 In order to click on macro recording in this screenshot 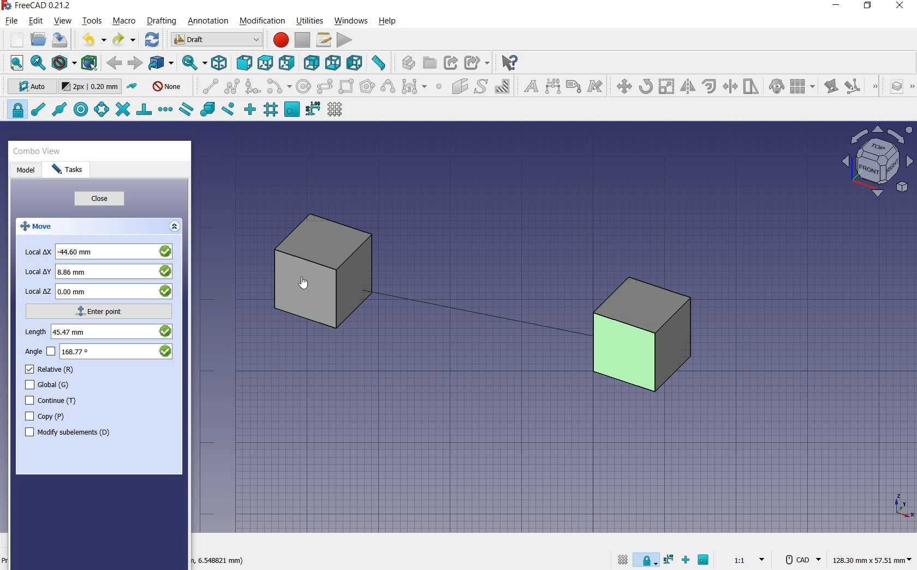, I will do `click(280, 40)`.